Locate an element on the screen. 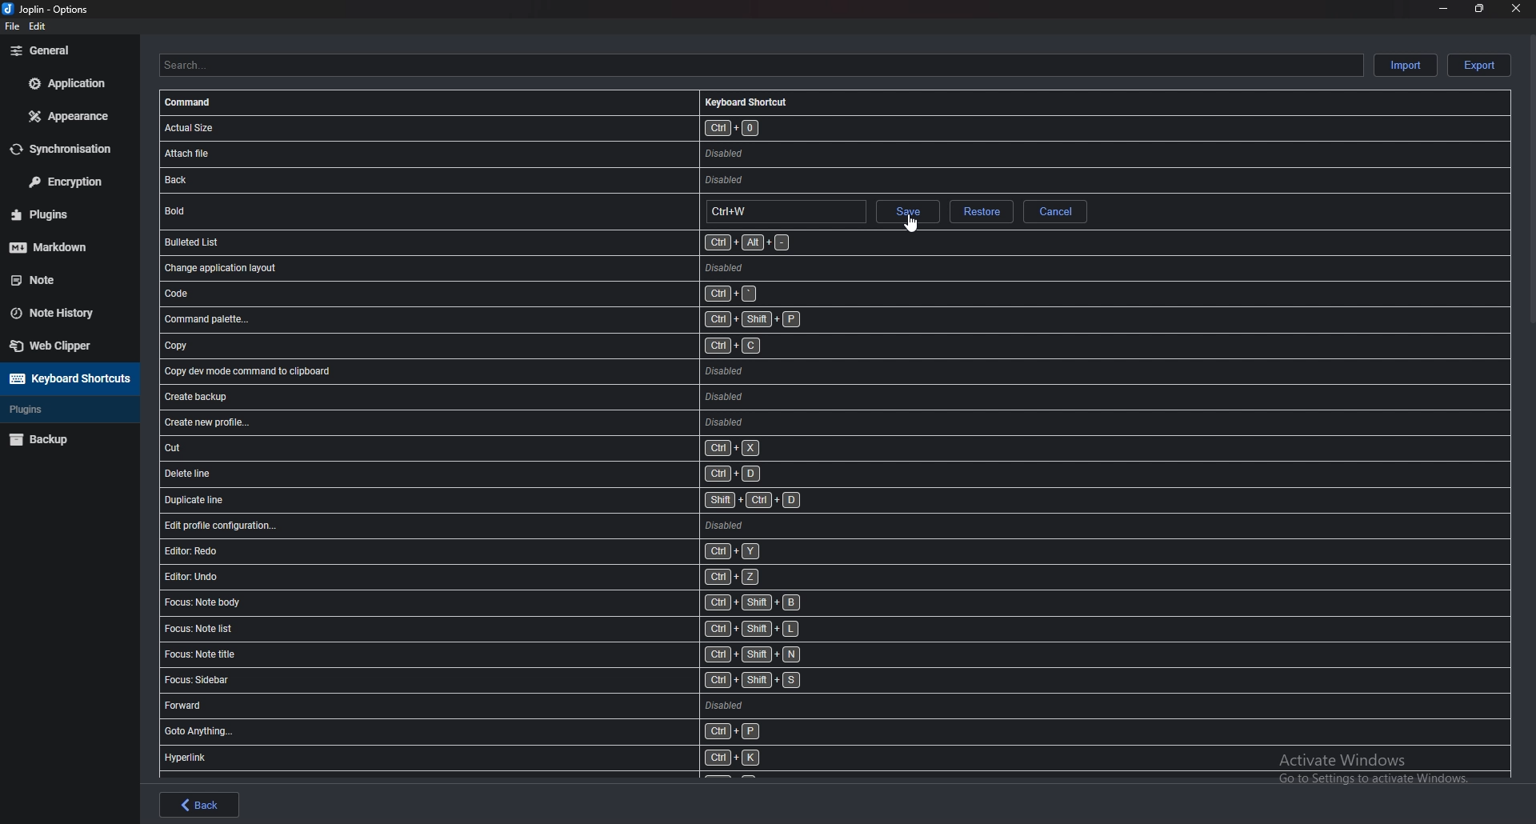 The image size is (1536, 824). Plugins is located at coordinates (58, 214).